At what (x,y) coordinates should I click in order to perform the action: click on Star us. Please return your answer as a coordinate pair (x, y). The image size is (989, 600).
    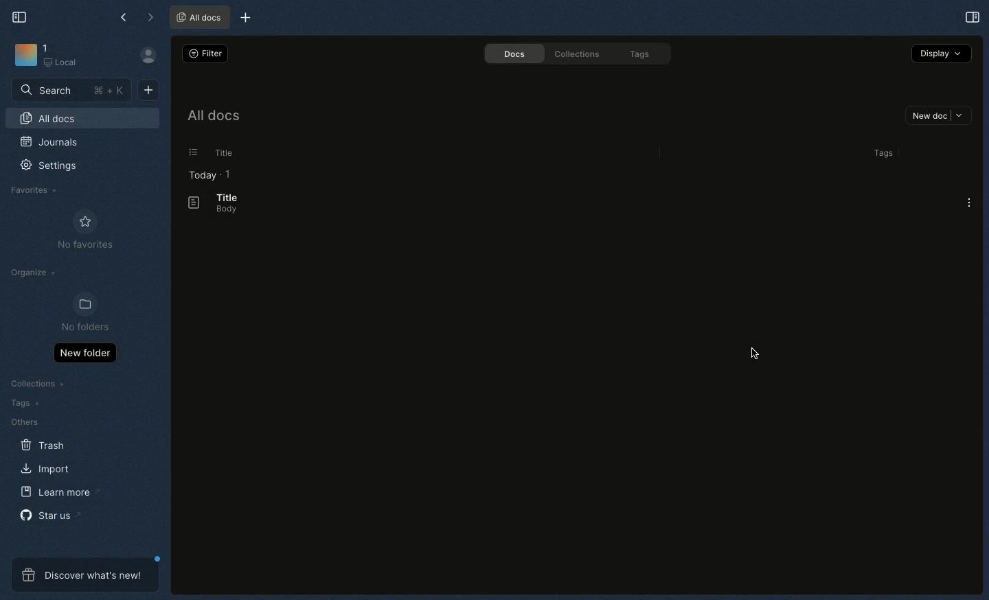
    Looking at the image, I should click on (49, 515).